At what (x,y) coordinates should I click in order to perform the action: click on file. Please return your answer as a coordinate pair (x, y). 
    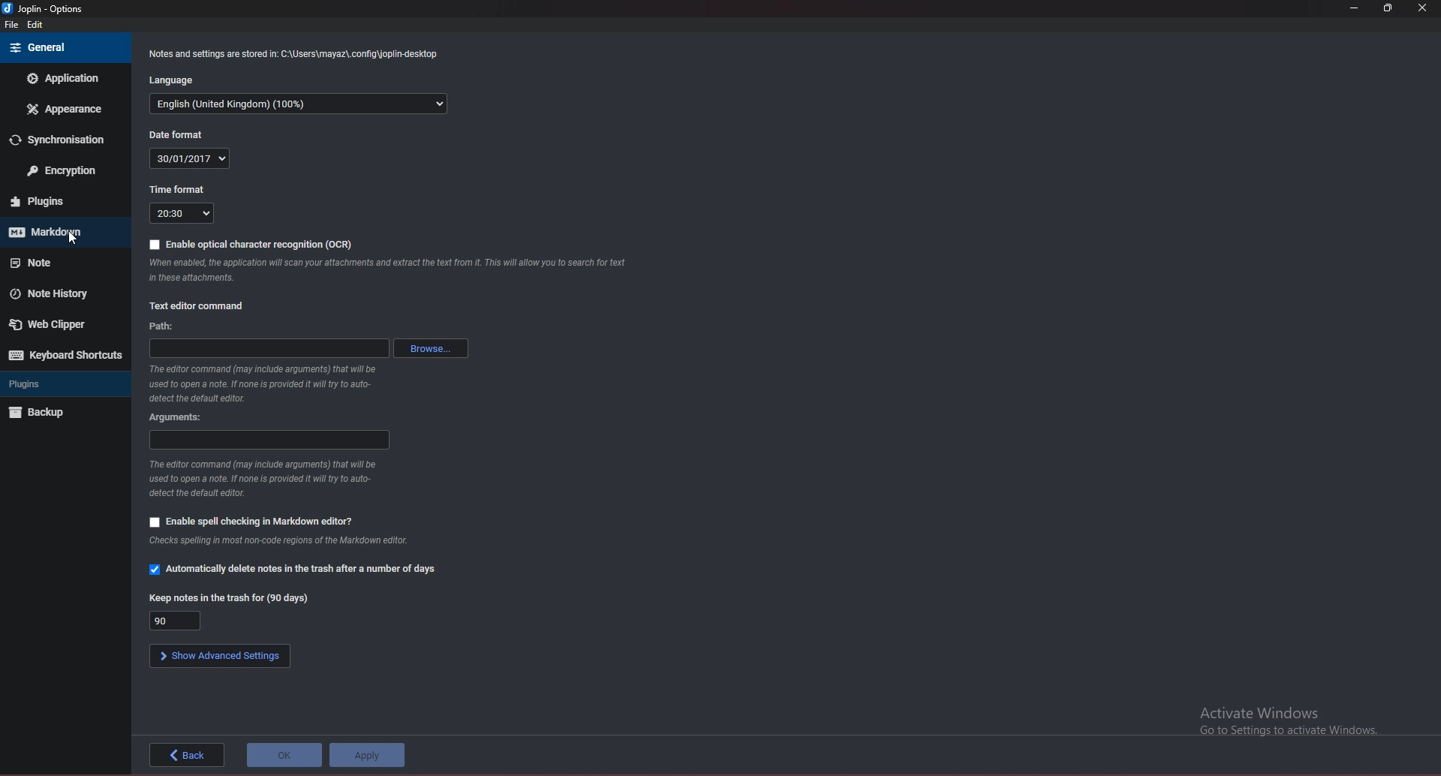
    Looking at the image, I should click on (11, 26).